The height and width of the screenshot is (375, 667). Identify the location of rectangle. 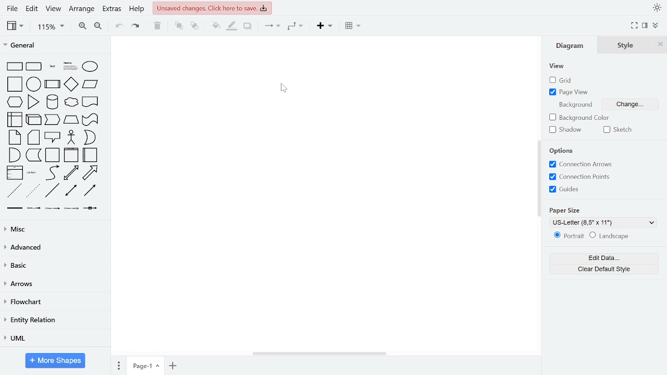
(16, 67).